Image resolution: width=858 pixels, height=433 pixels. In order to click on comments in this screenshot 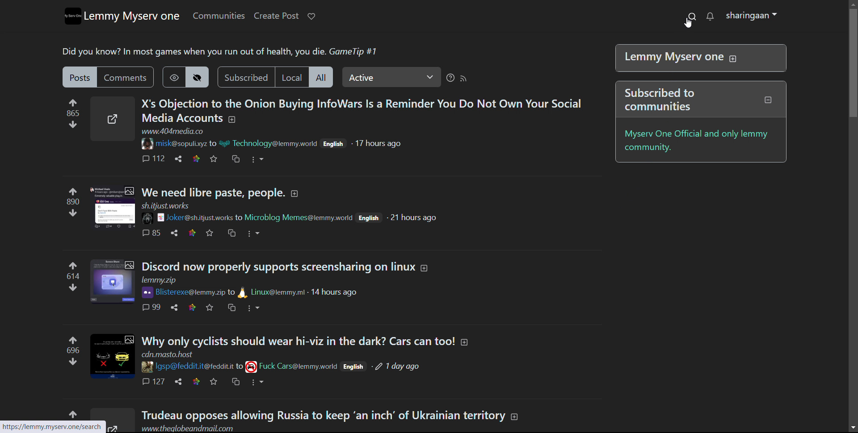, I will do `click(153, 233)`.